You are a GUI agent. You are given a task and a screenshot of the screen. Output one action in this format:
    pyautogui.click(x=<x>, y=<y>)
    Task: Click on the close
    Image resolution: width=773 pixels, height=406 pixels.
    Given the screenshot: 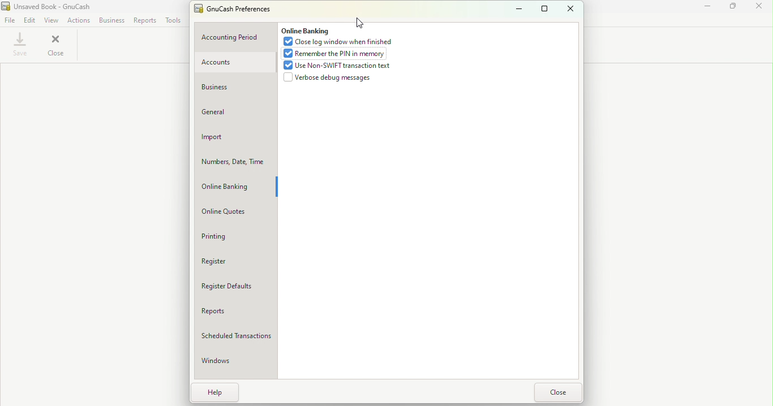 What is the action you would take?
    pyautogui.click(x=570, y=8)
    